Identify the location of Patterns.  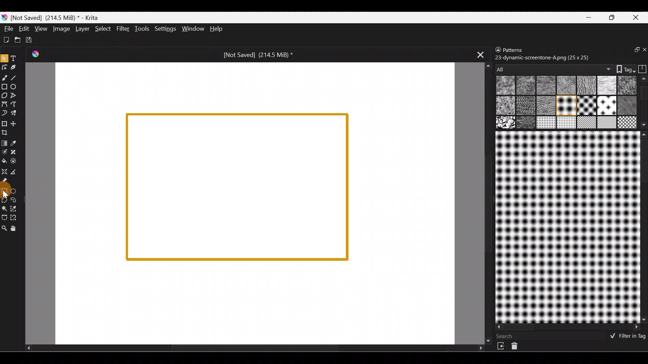
(519, 49).